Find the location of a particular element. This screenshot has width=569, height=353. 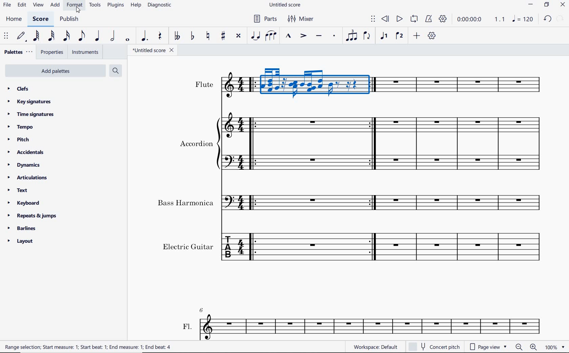

voice 2 is located at coordinates (399, 36).